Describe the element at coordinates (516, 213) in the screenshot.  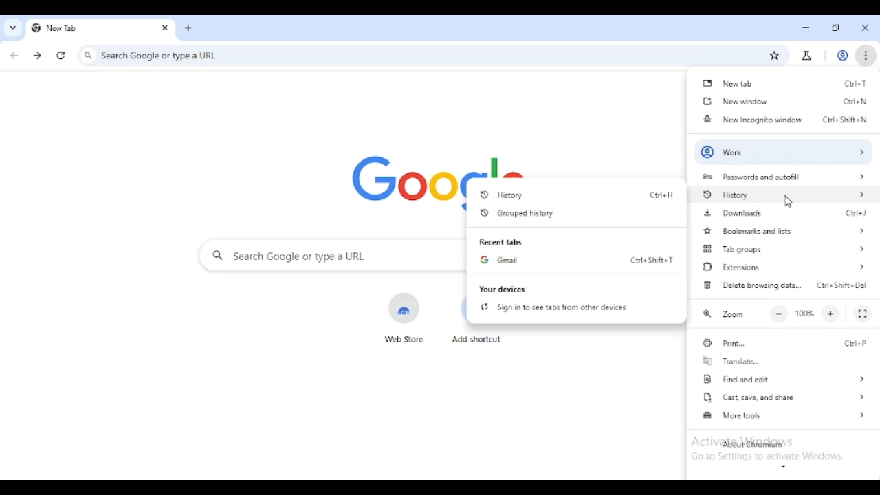
I see `grouped history` at that location.